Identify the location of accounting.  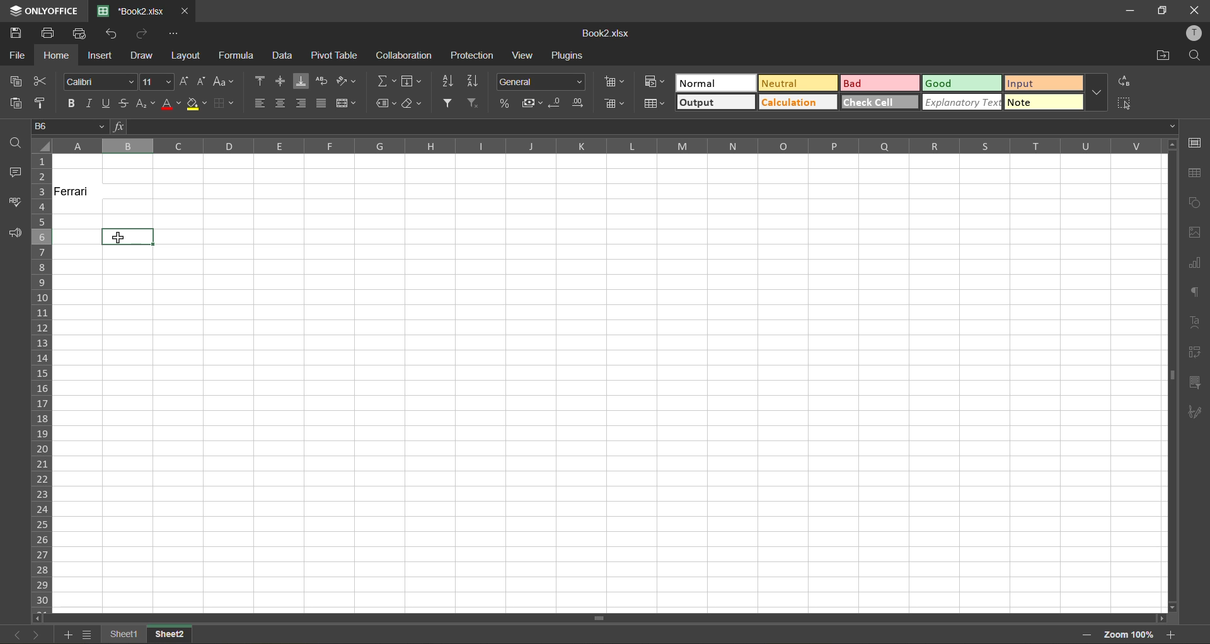
(531, 103).